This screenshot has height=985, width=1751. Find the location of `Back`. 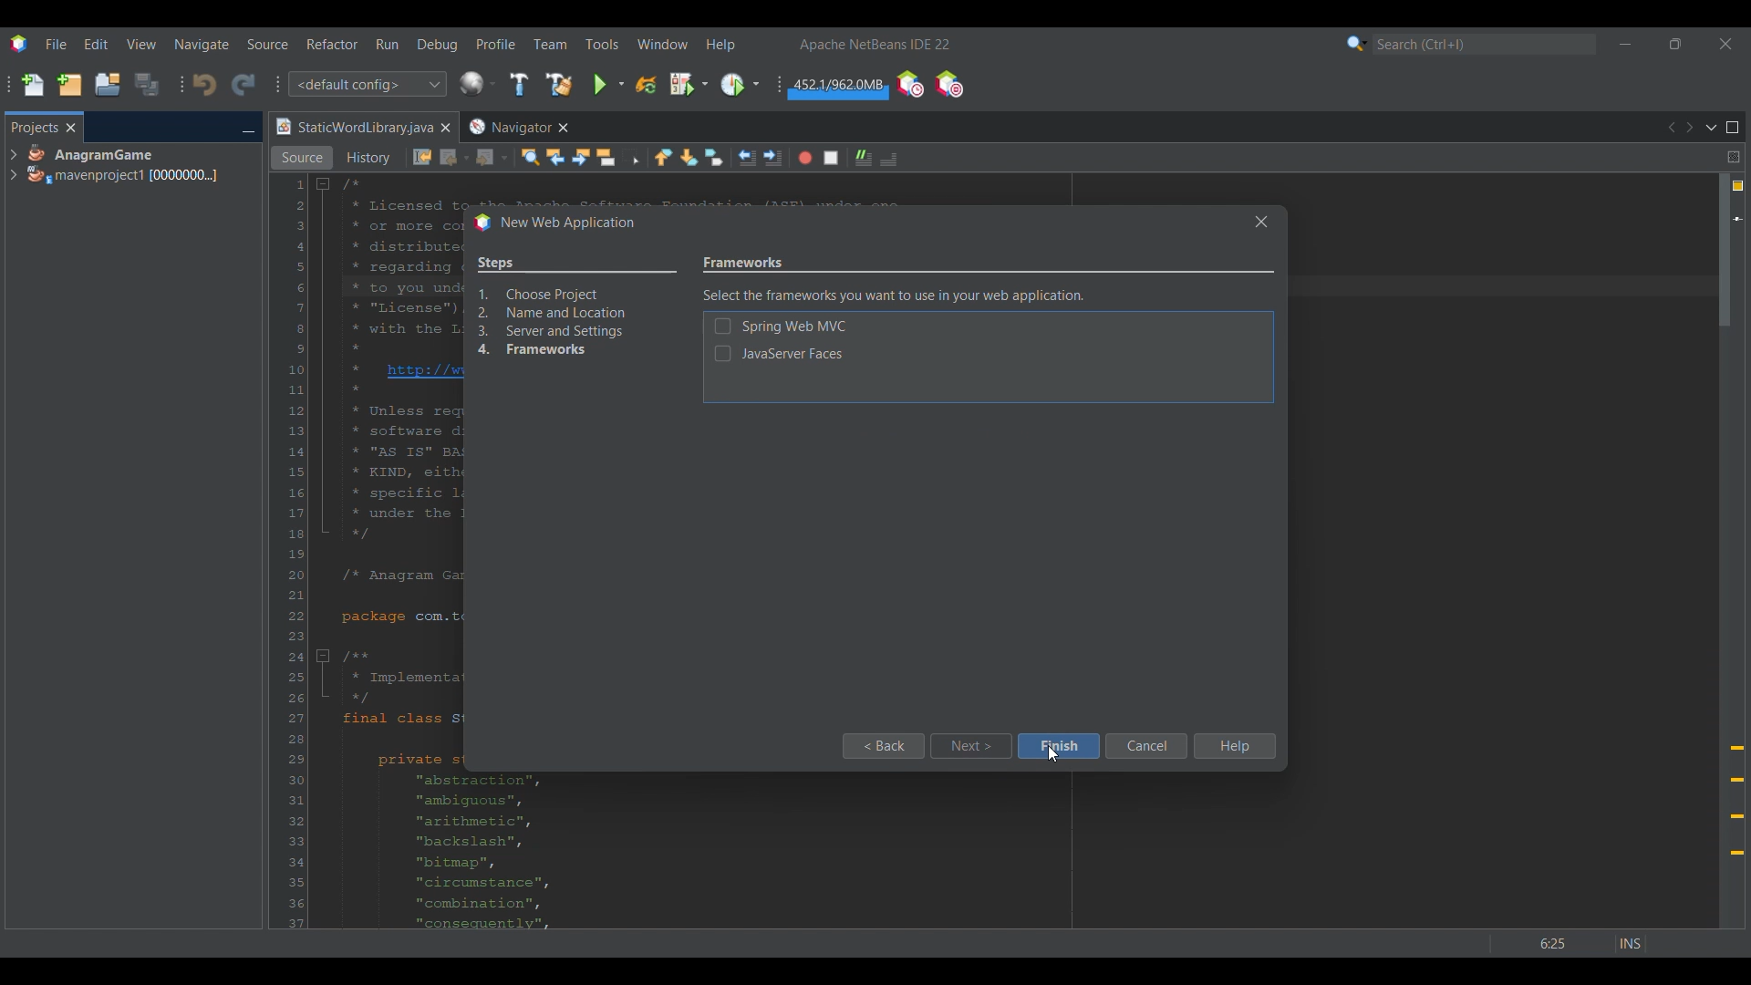

Back is located at coordinates (455, 158).